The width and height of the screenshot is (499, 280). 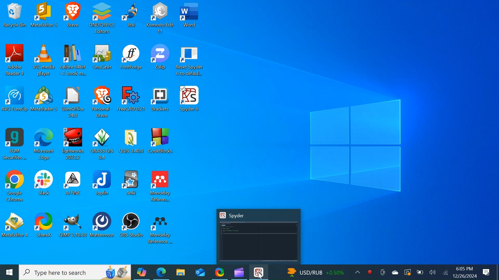 What do you see at coordinates (44, 102) in the screenshot?
I see `Meta Desktop Icon` at bounding box center [44, 102].